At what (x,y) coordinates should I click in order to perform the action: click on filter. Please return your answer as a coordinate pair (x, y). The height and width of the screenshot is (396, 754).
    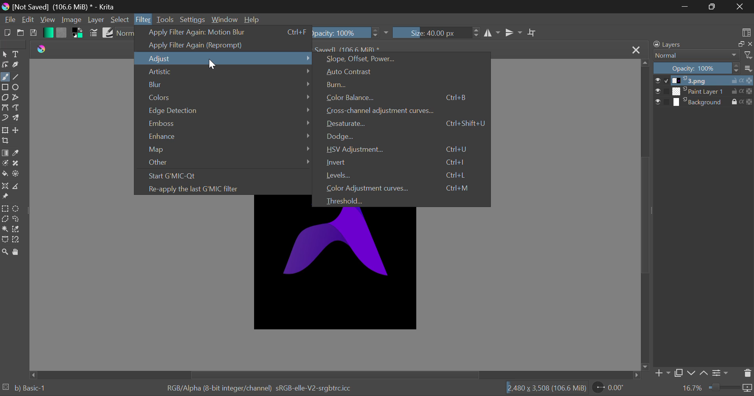
    Looking at the image, I should click on (747, 55).